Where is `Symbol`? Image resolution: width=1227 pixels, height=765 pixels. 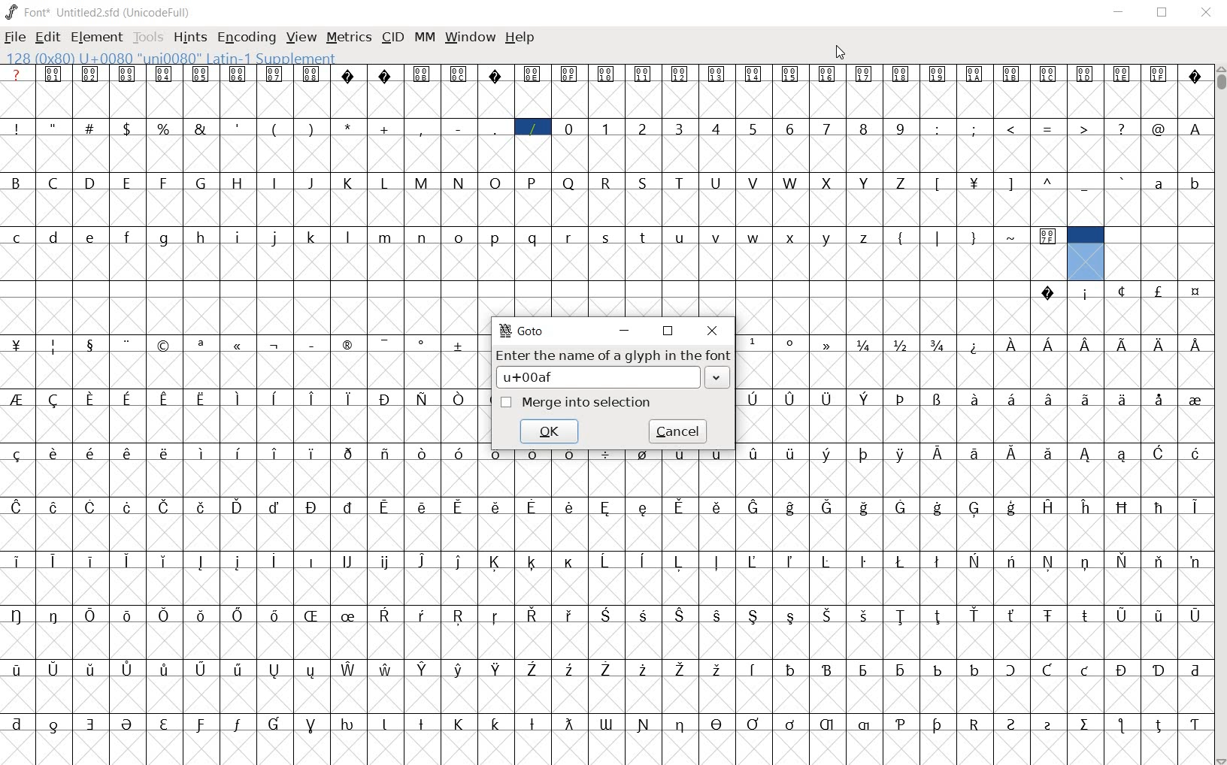 Symbol is located at coordinates (975, 724).